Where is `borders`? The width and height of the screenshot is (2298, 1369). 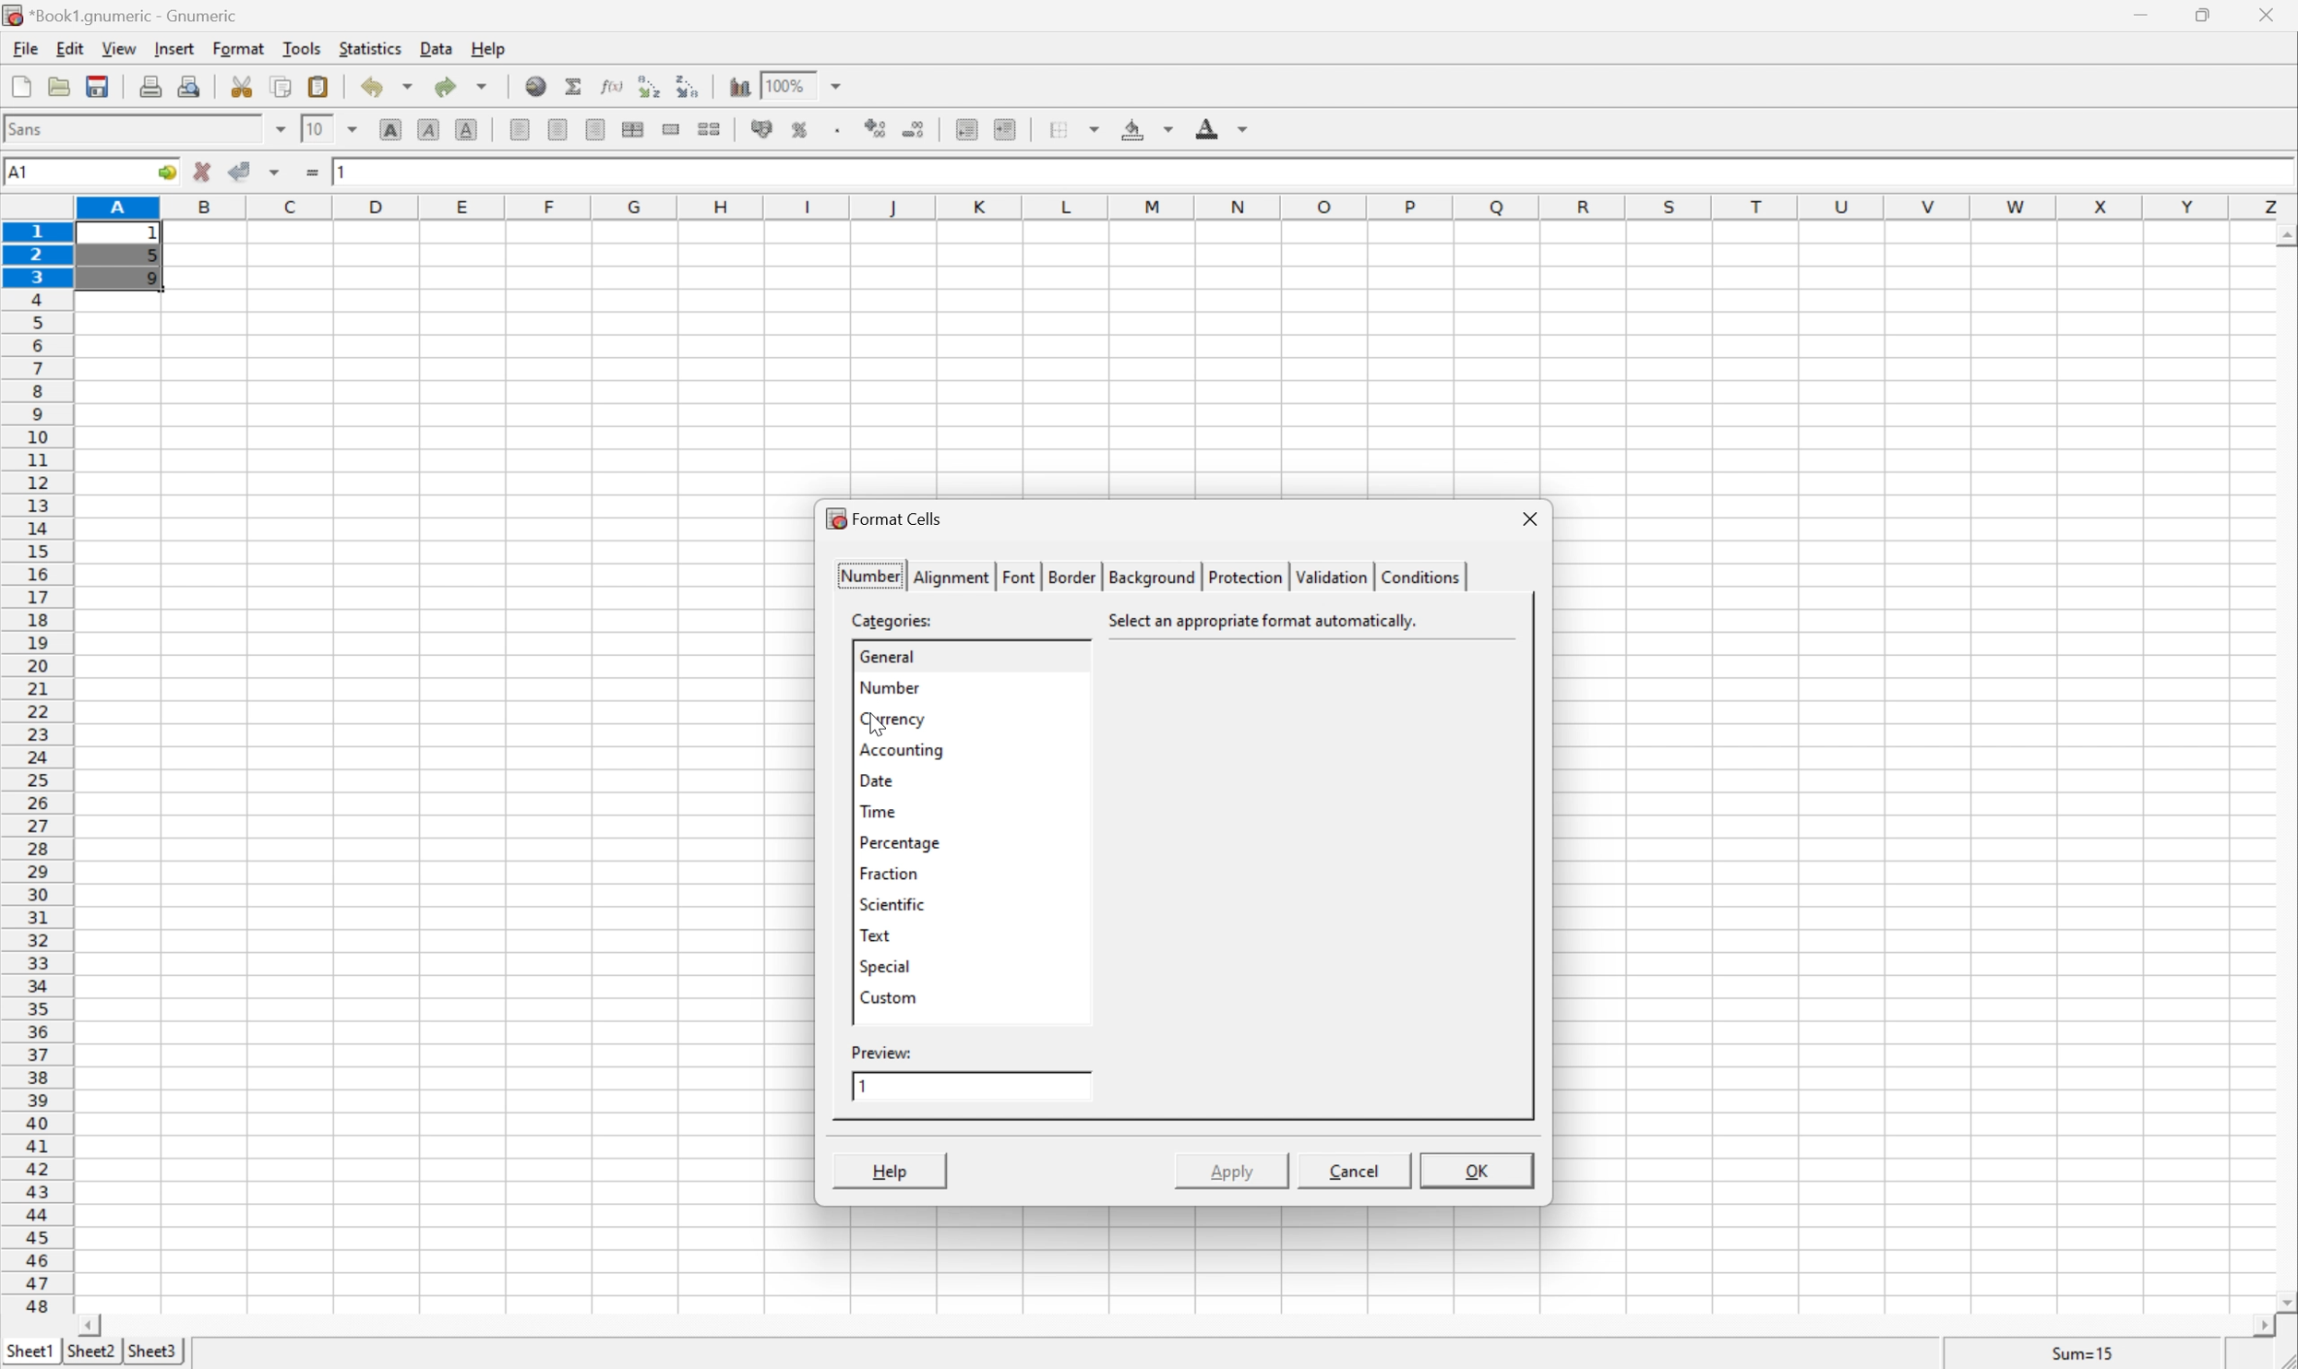 borders is located at coordinates (1071, 129).